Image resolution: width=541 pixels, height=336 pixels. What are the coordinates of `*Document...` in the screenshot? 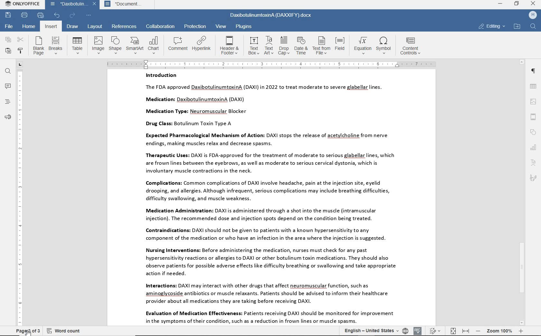 It's located at (126, 5).